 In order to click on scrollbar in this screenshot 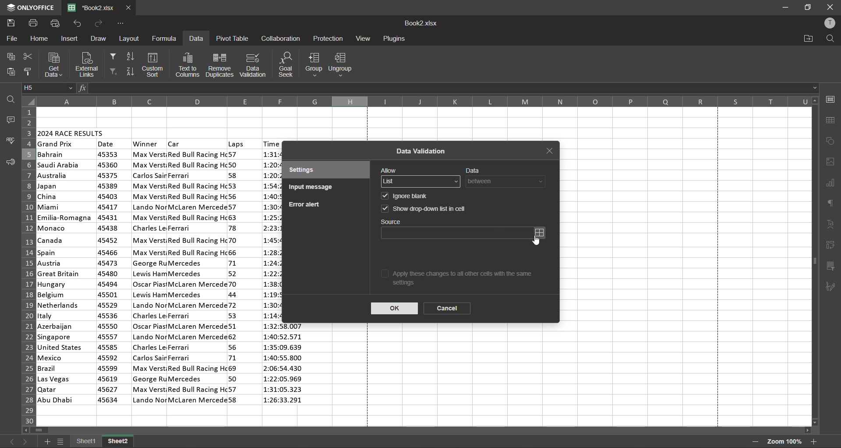, I will do `click(418, 431)`.